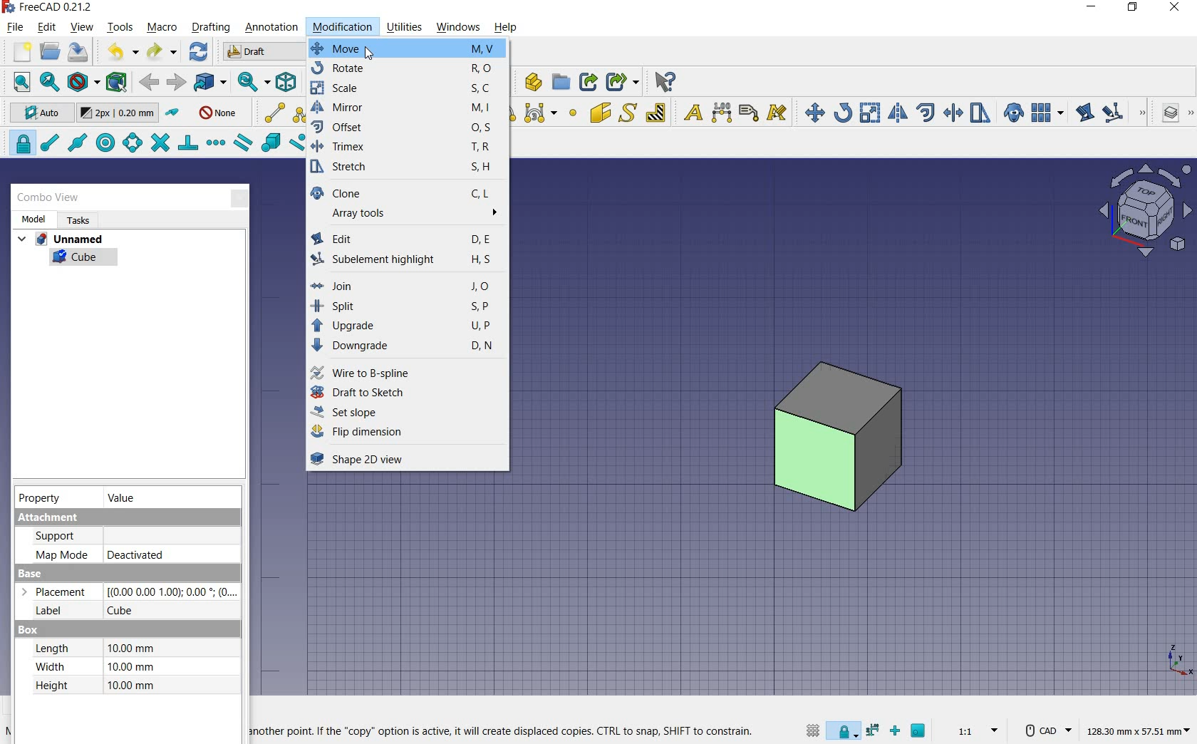  What do you see at coordinates (1138, 729) in the screenshot?
I see `dimension` at bounding box center [1138, 729].